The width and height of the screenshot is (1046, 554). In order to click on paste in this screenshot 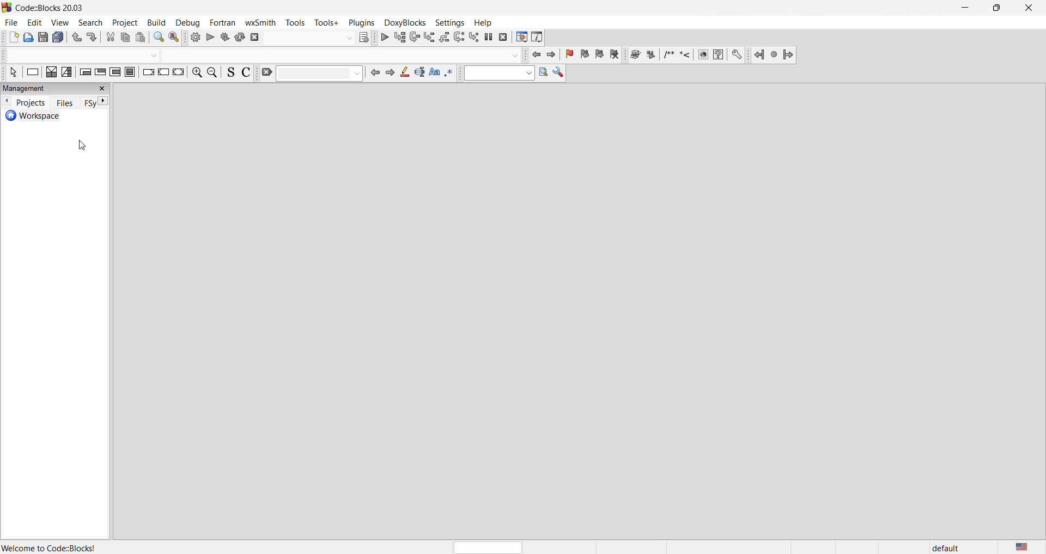, I will do `click(142, 38)`.